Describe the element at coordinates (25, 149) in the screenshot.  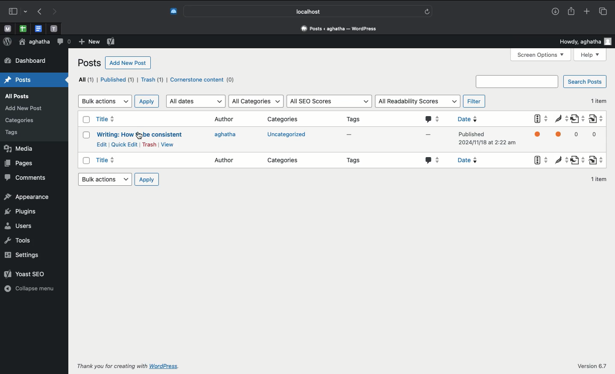
I see `media` at that location.